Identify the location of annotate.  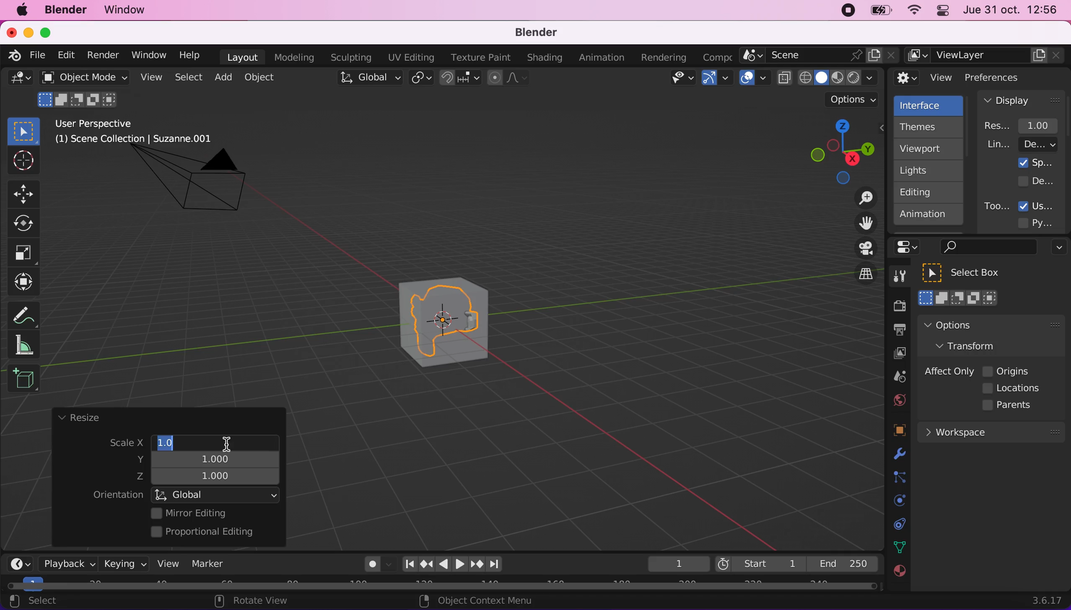
(27, 313).